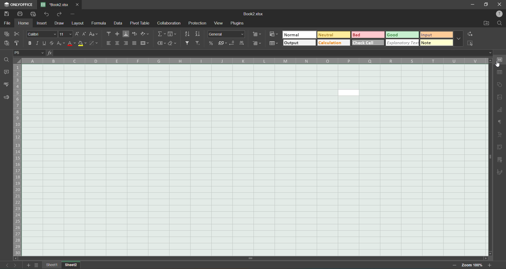 This screenshot has height=269, width=506. I want to click on close, so click(501, 4).